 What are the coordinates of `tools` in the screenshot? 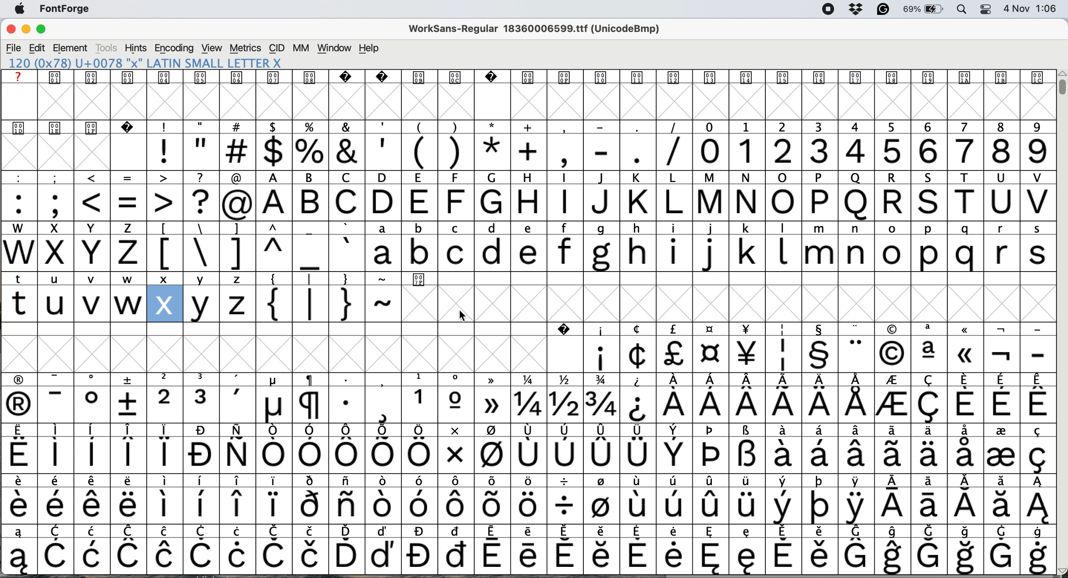 It's located at (107, 48).